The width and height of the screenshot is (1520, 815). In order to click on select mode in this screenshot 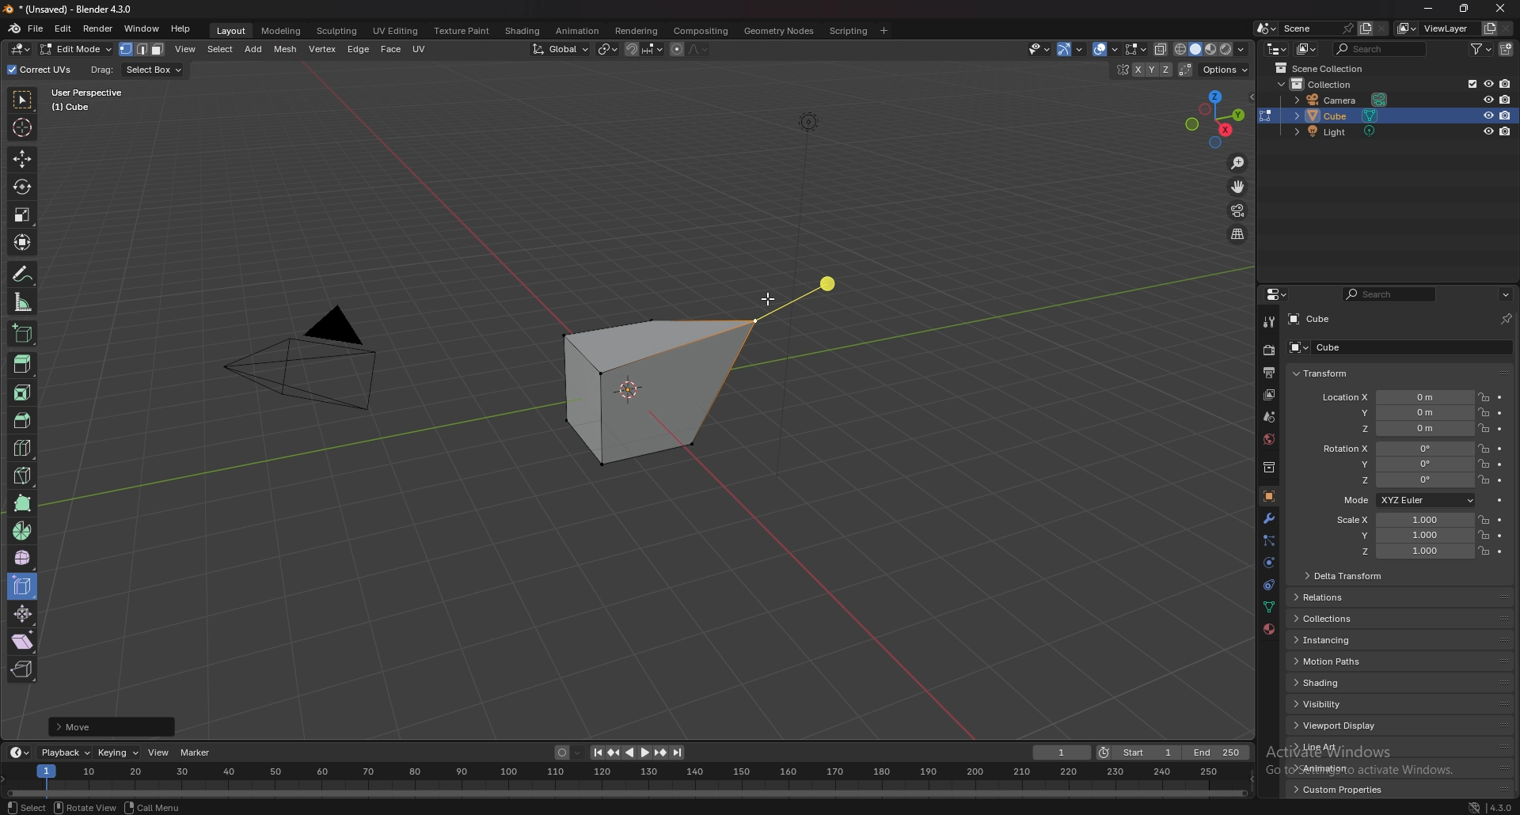, I will do `click(142, 50)`.